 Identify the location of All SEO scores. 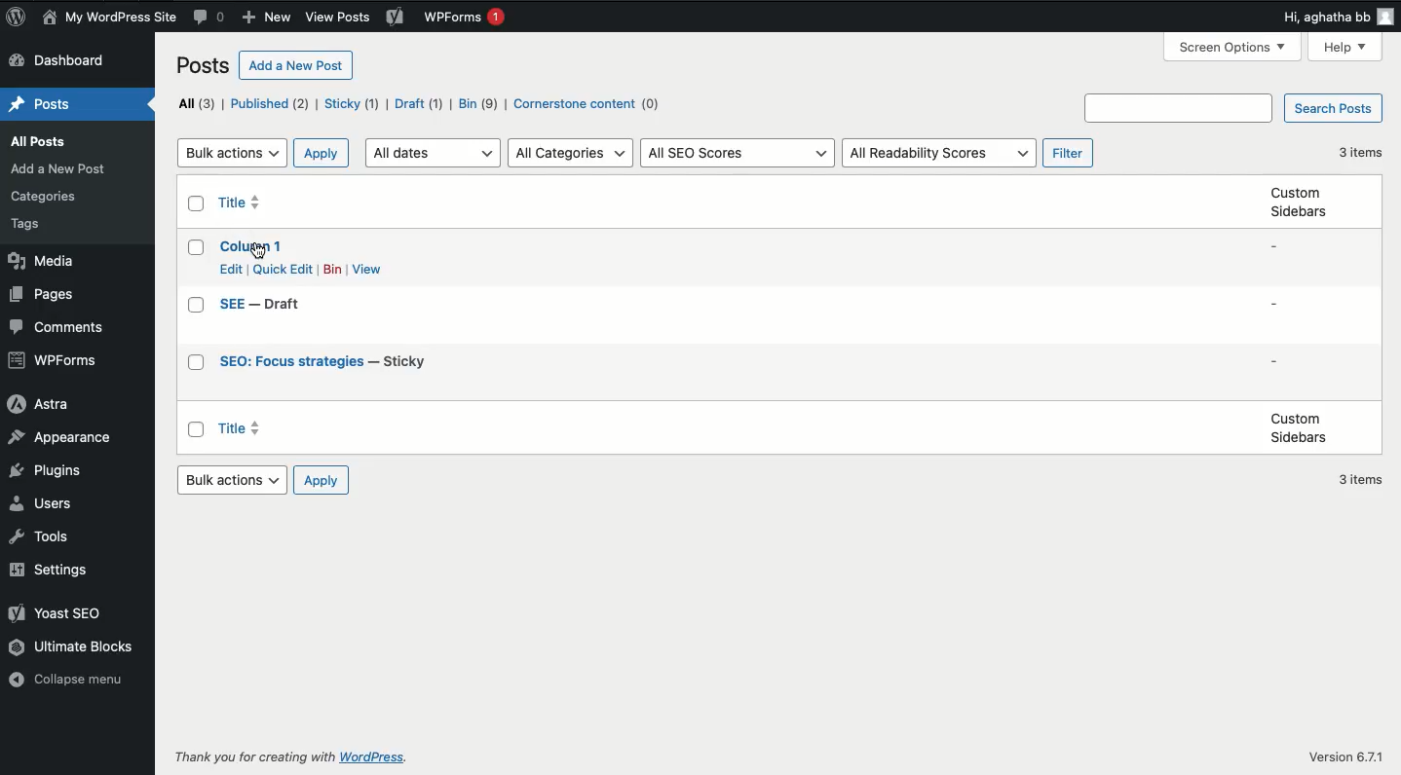
(738, 154).